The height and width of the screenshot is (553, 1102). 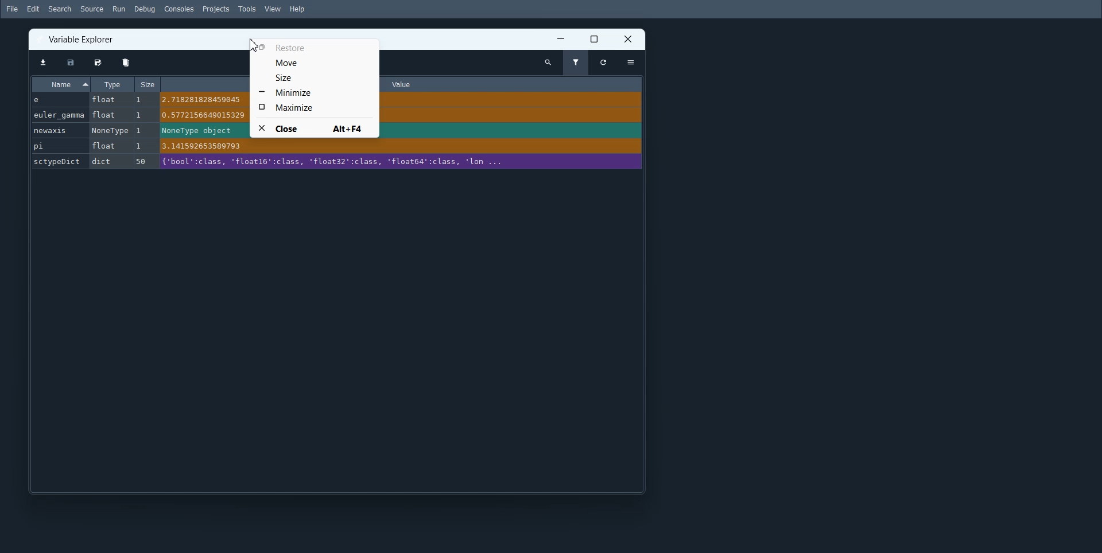 I want to click on dict, so click(x=104, y=161).